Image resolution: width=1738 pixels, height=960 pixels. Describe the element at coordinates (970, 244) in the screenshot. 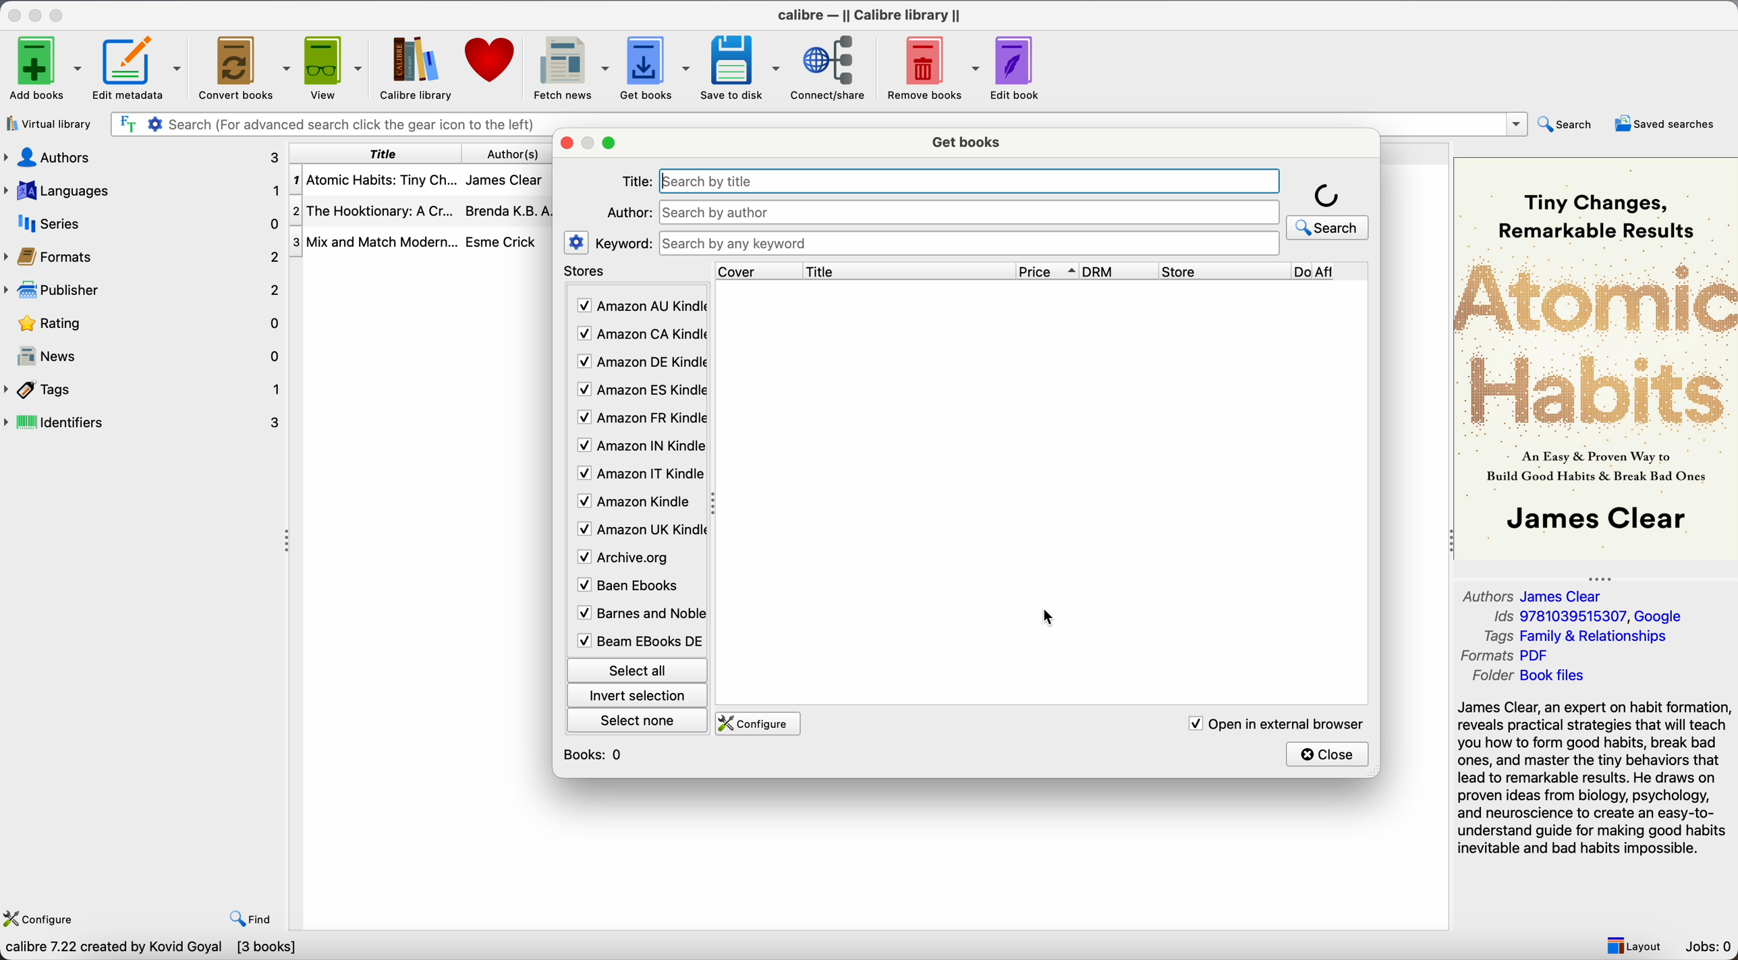

I see `search bar` at that location.